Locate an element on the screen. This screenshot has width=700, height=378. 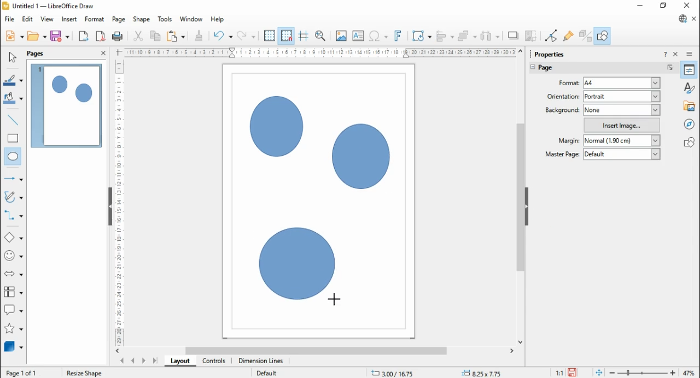
file is located at coordinates (10, 19).